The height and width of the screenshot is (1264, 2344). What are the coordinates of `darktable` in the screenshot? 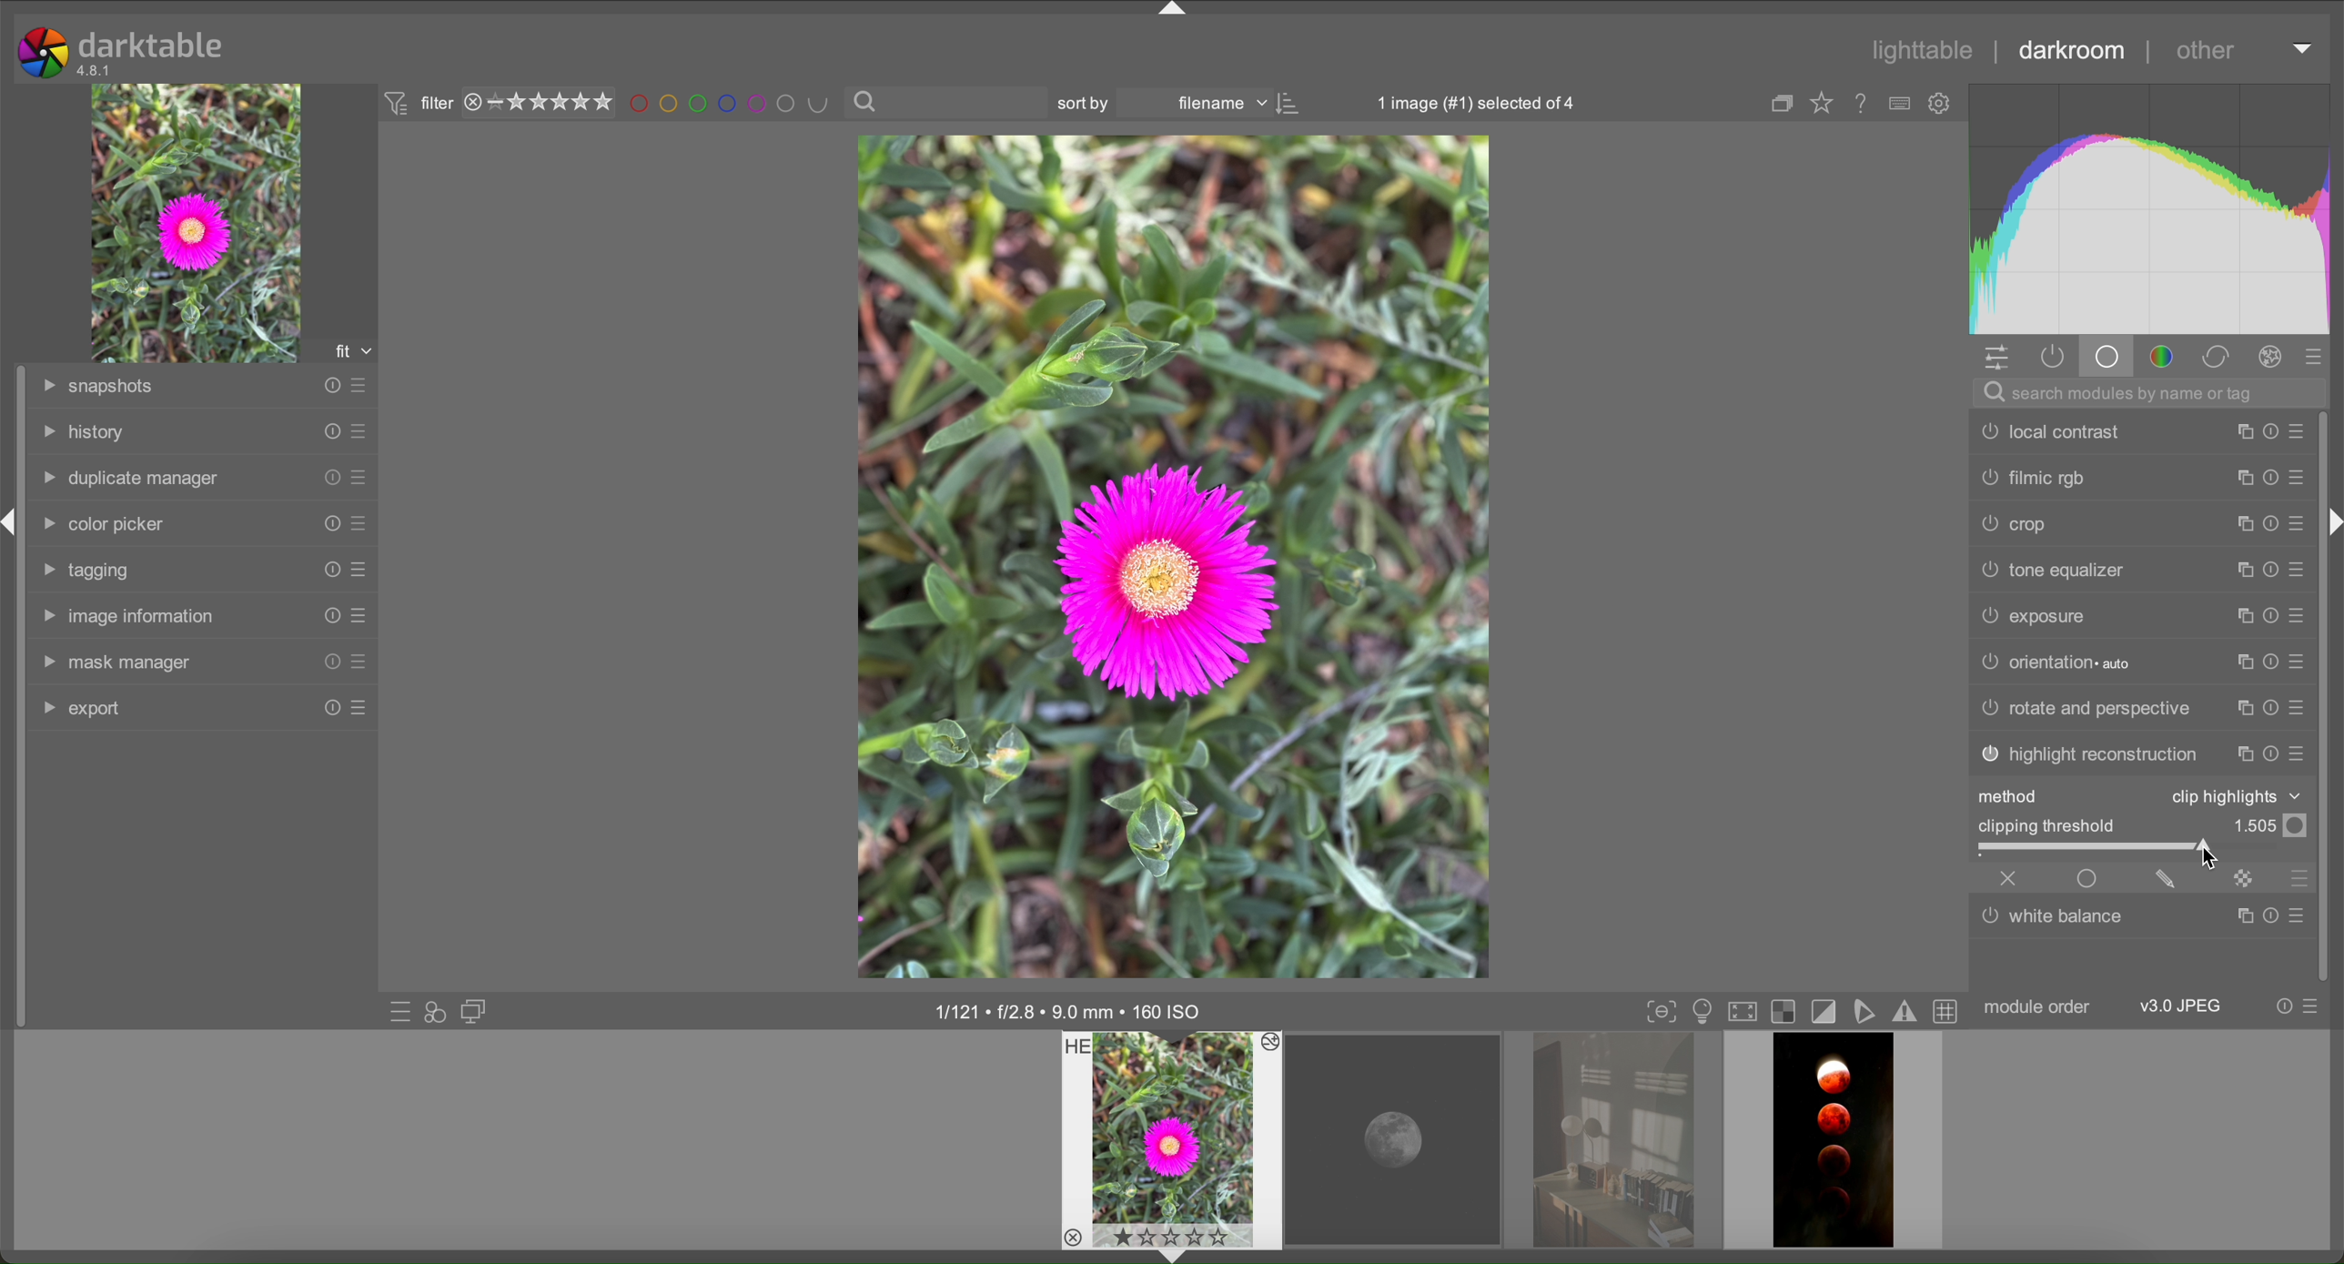 It's located at (152, 45).